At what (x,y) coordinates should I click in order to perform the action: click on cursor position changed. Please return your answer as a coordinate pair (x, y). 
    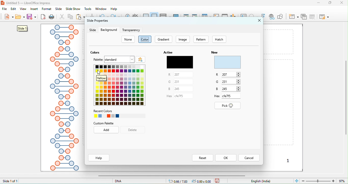
    Looking at the image, I should click on (191, 181).